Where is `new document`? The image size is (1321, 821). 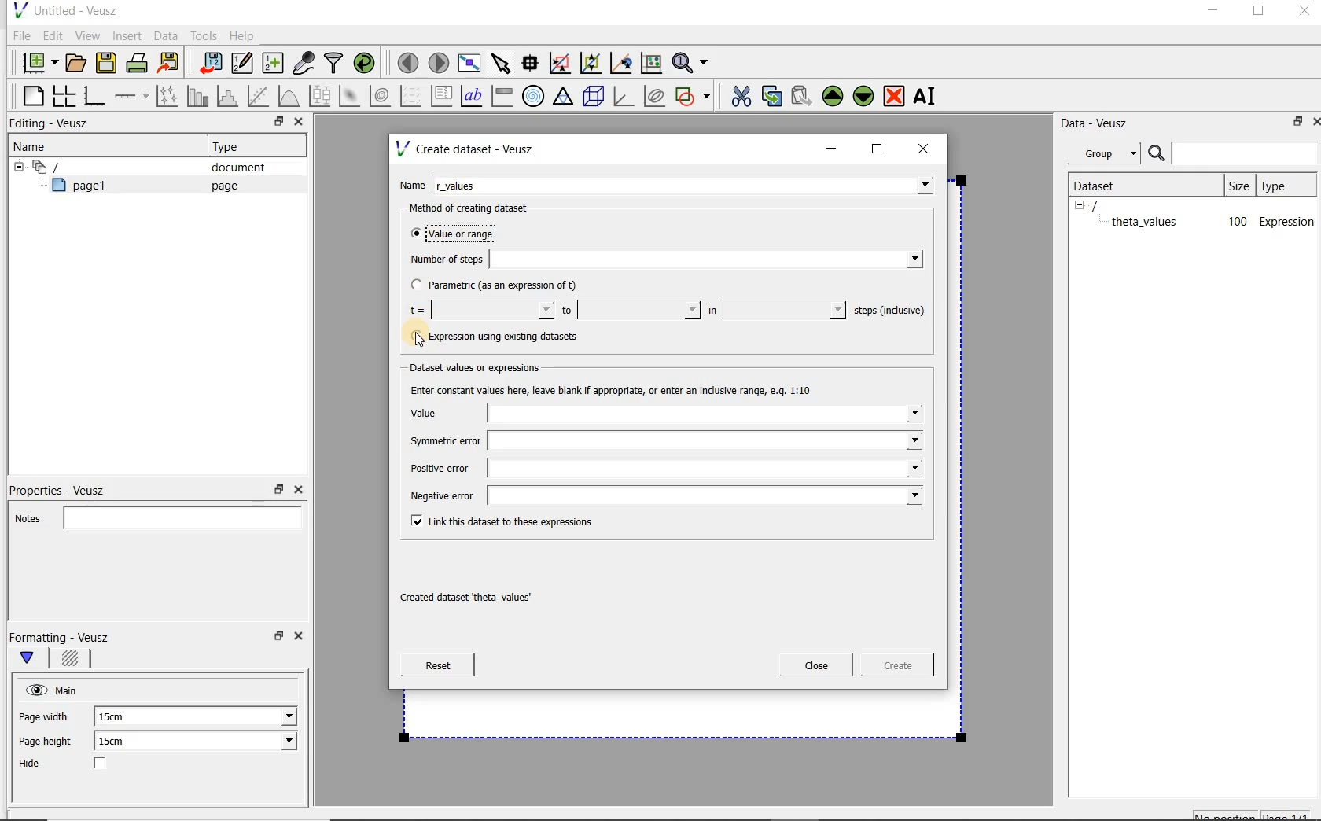
new document is located at coordinates (36, 61).